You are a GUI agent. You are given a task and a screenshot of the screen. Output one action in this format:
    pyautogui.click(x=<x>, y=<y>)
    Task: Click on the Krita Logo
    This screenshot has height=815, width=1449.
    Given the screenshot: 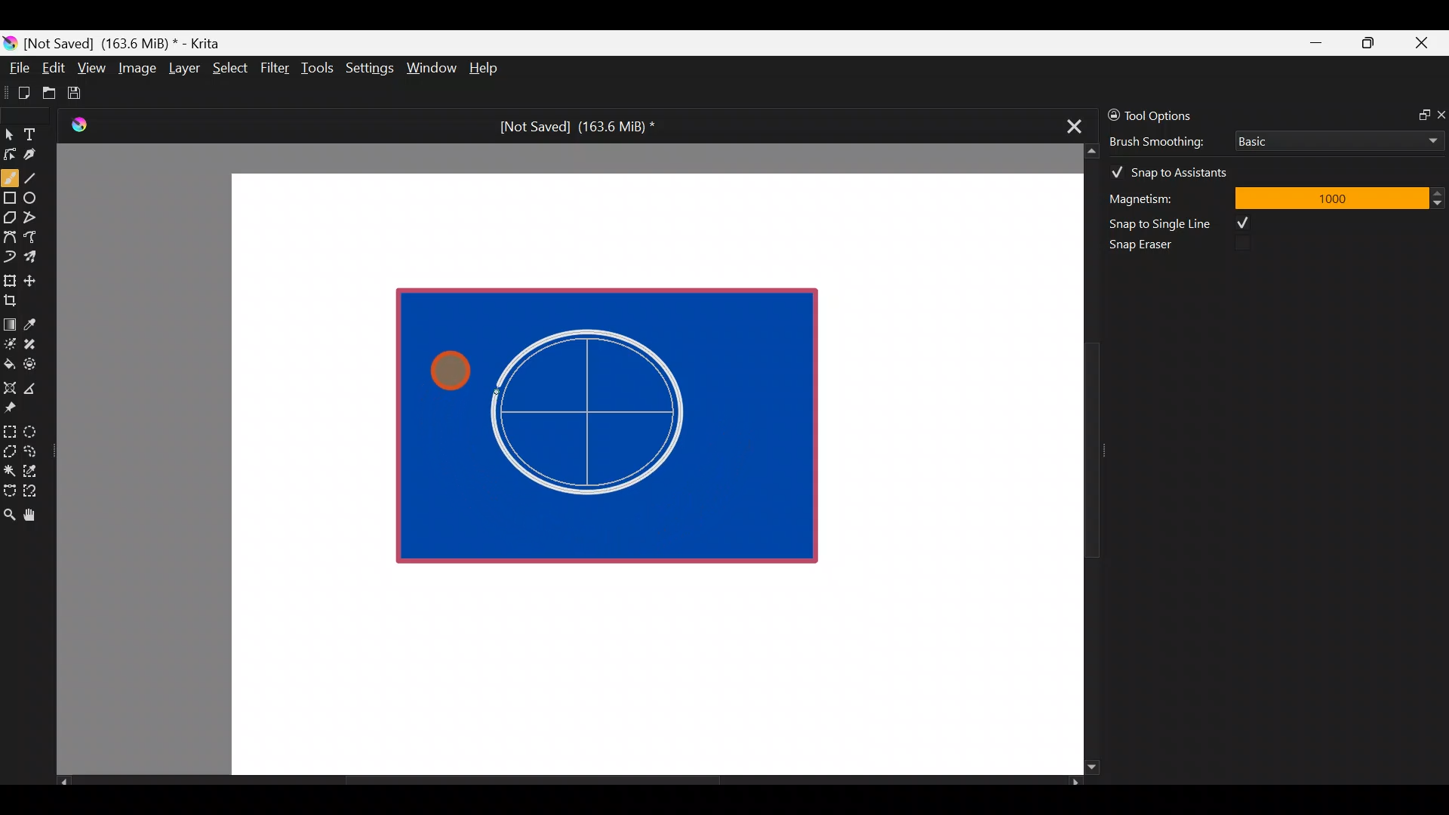 What is the action you would take?
    pyautogui.click(x=76, y=125)
    